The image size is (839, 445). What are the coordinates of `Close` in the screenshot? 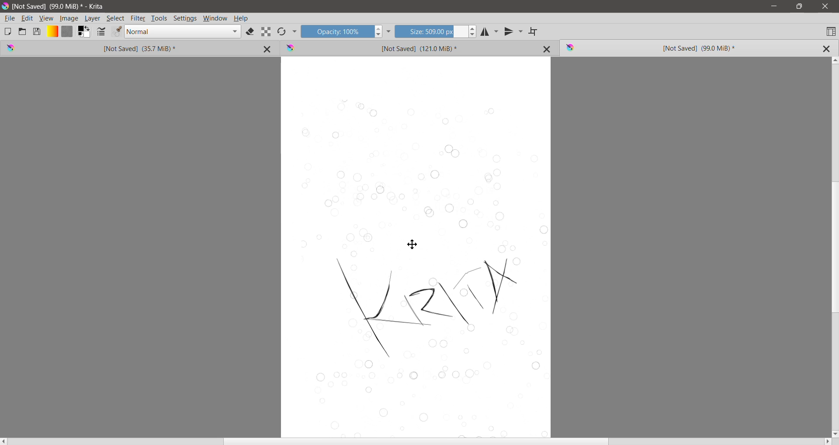 It's located at (825, 7).